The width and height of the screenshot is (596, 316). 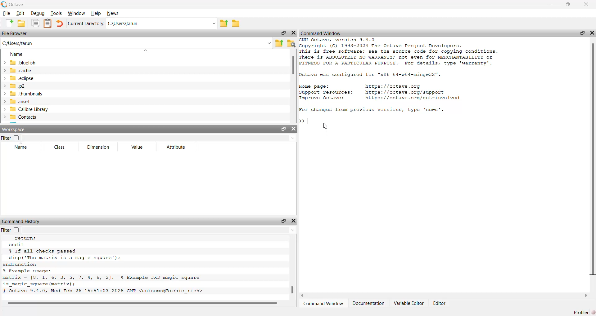 I want to click on minimize, so click(x=550, y=4).